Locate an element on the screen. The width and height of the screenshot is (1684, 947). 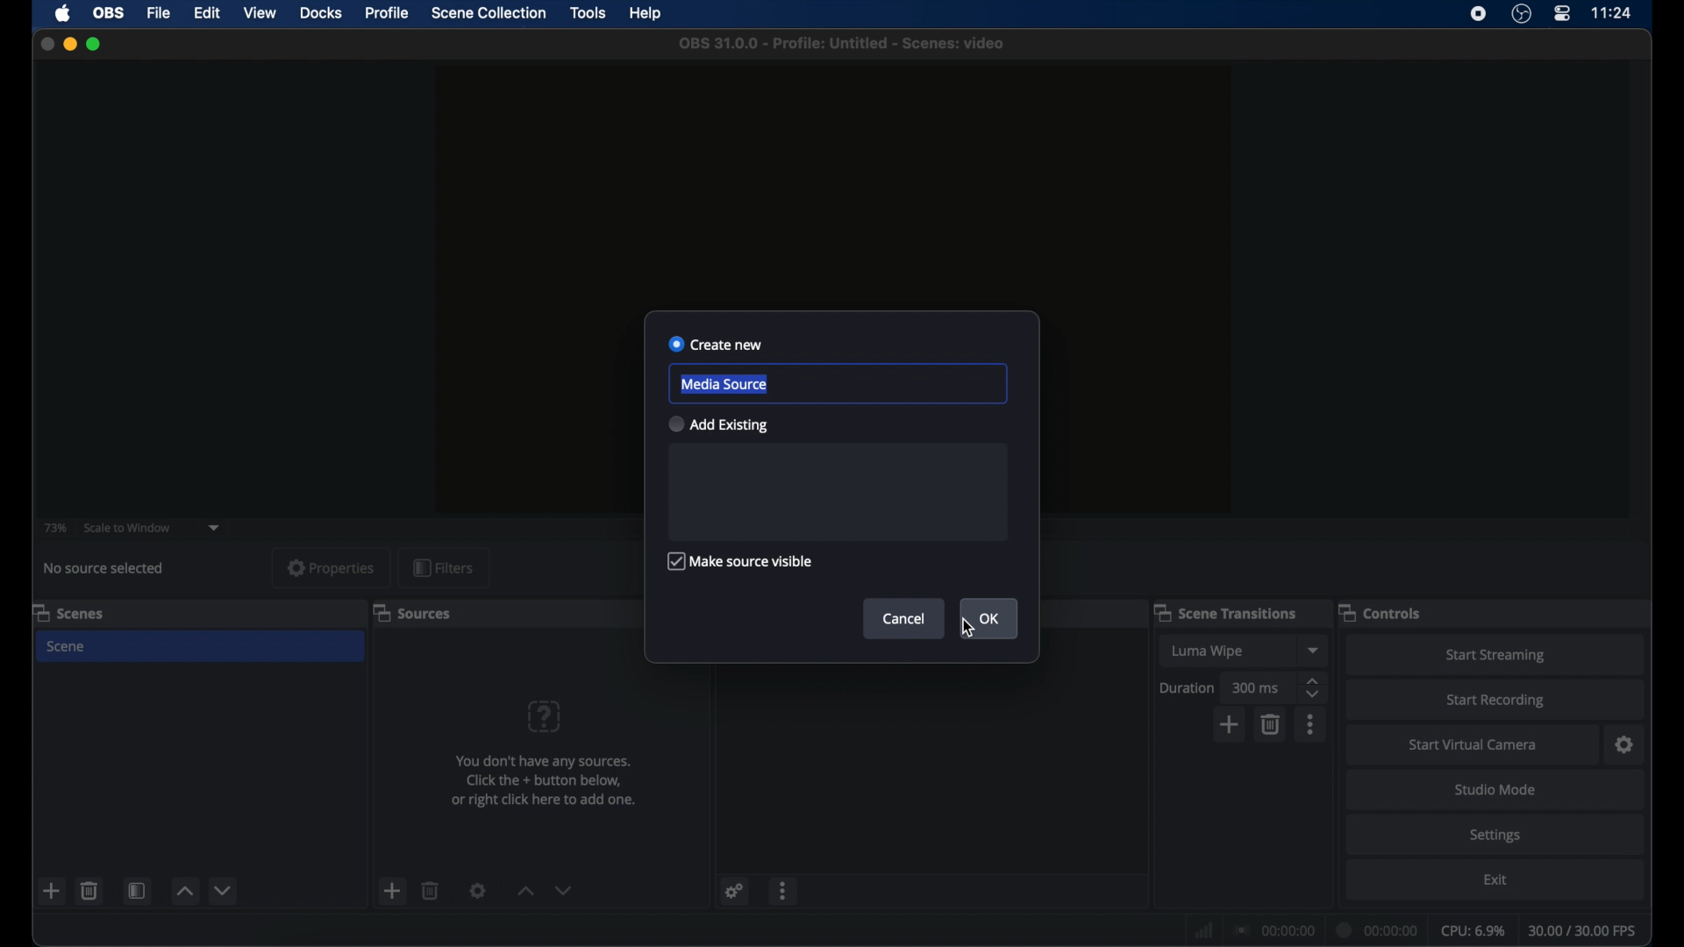
control center is located at coordinates (1561, 14).